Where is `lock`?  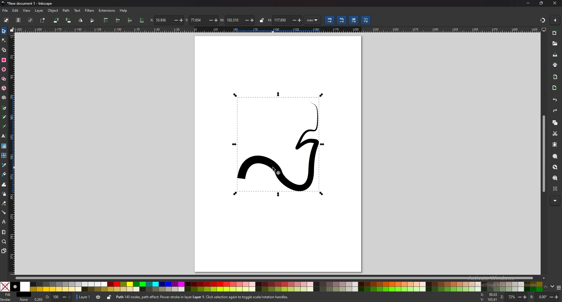
lock is located at coordinates (261, 20).